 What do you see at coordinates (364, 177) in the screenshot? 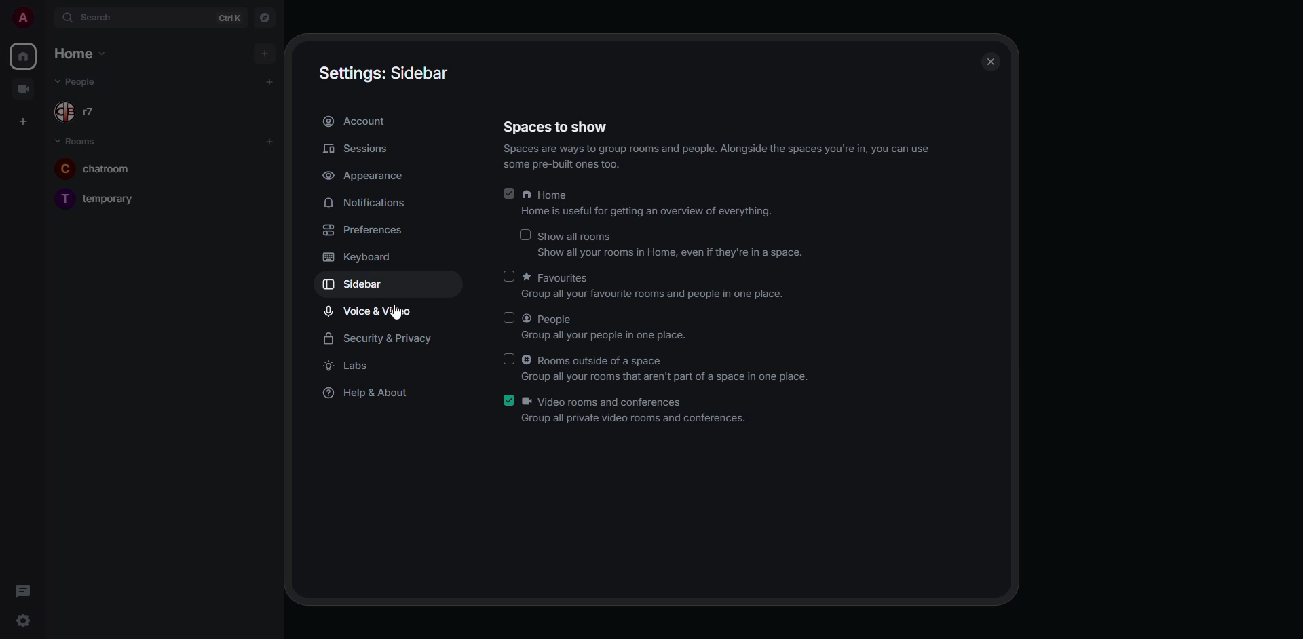
I see `appearance` at bounding box center [364, 177].